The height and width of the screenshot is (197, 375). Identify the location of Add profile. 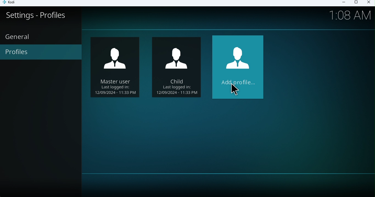
(239, 68).